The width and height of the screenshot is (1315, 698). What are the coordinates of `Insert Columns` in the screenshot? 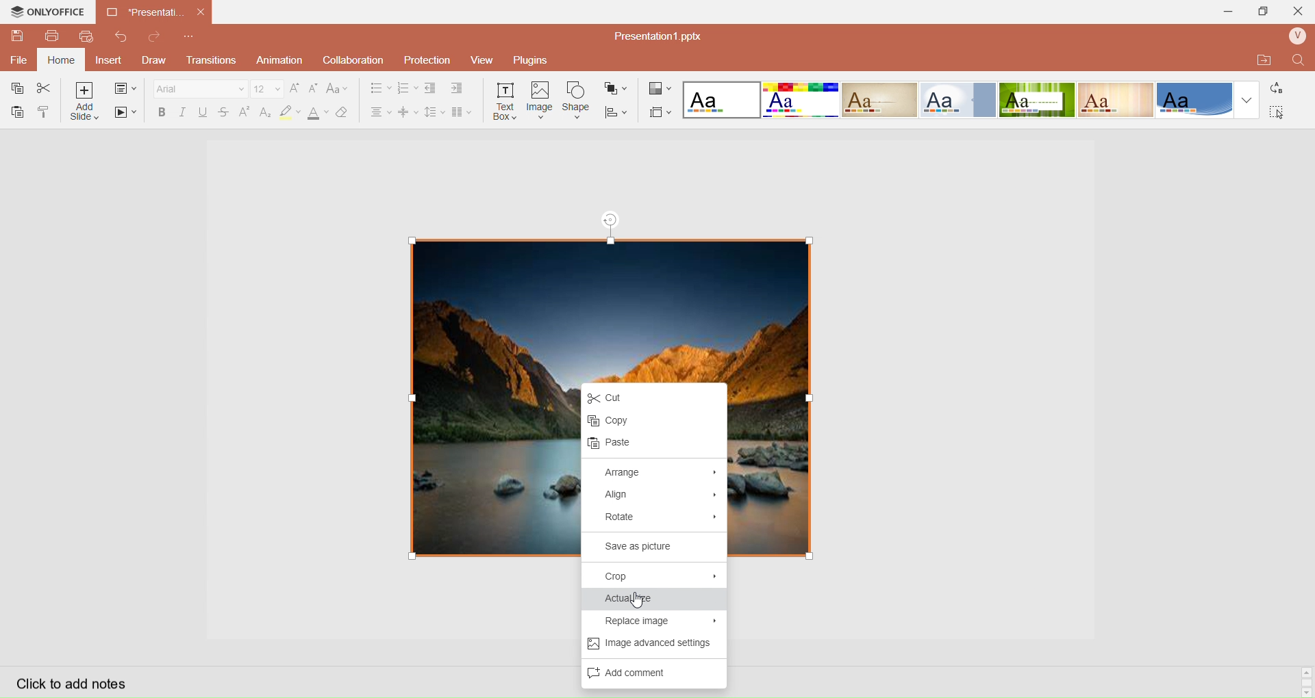 It's located at (462, 112).